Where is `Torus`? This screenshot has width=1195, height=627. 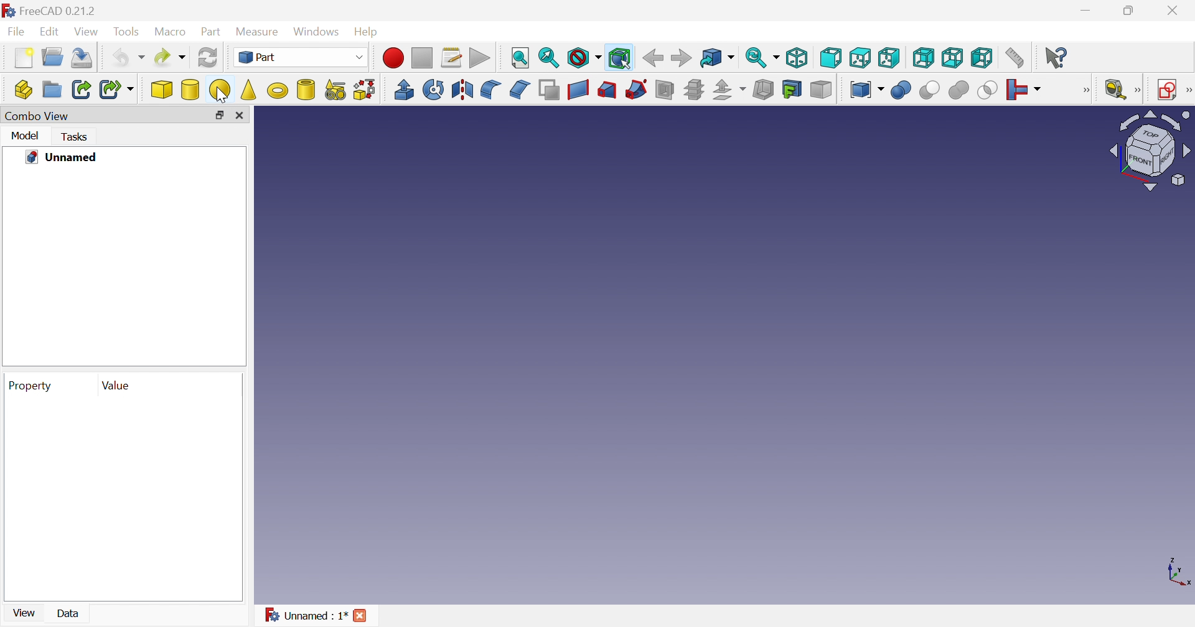 Torus is located at coordinates (276, 90).